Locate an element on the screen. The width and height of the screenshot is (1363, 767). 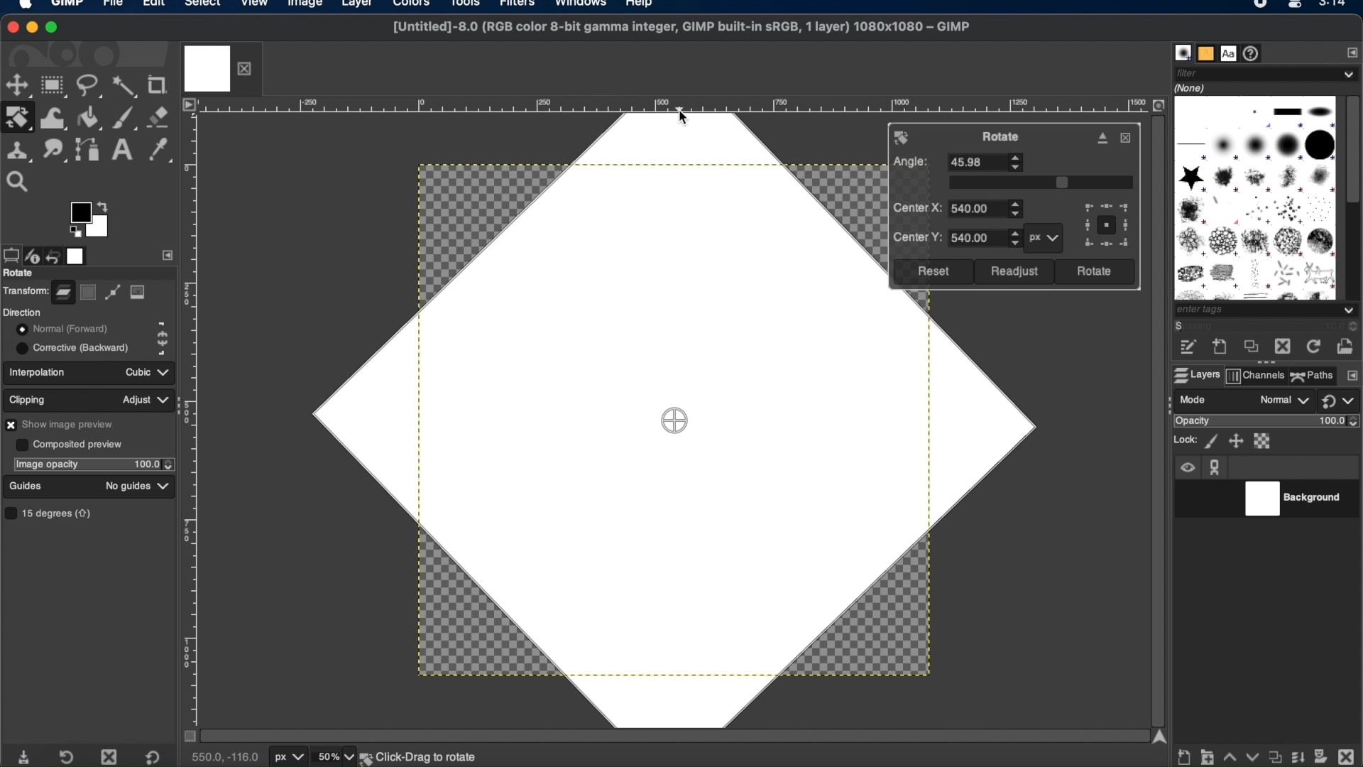
preview is located at coordinates (75, 232).